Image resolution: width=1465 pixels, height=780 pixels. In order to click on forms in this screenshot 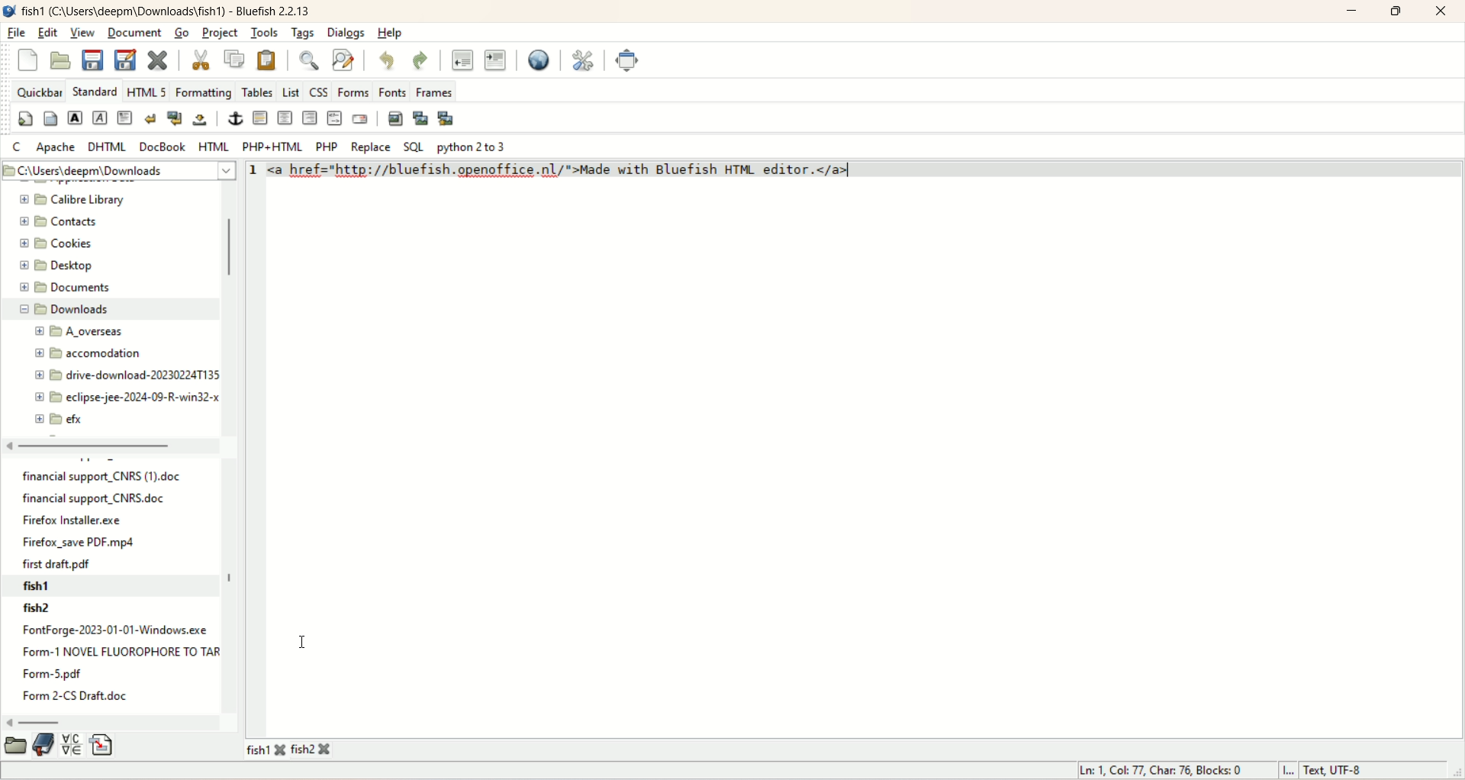, I will do `click(354, 91)`.